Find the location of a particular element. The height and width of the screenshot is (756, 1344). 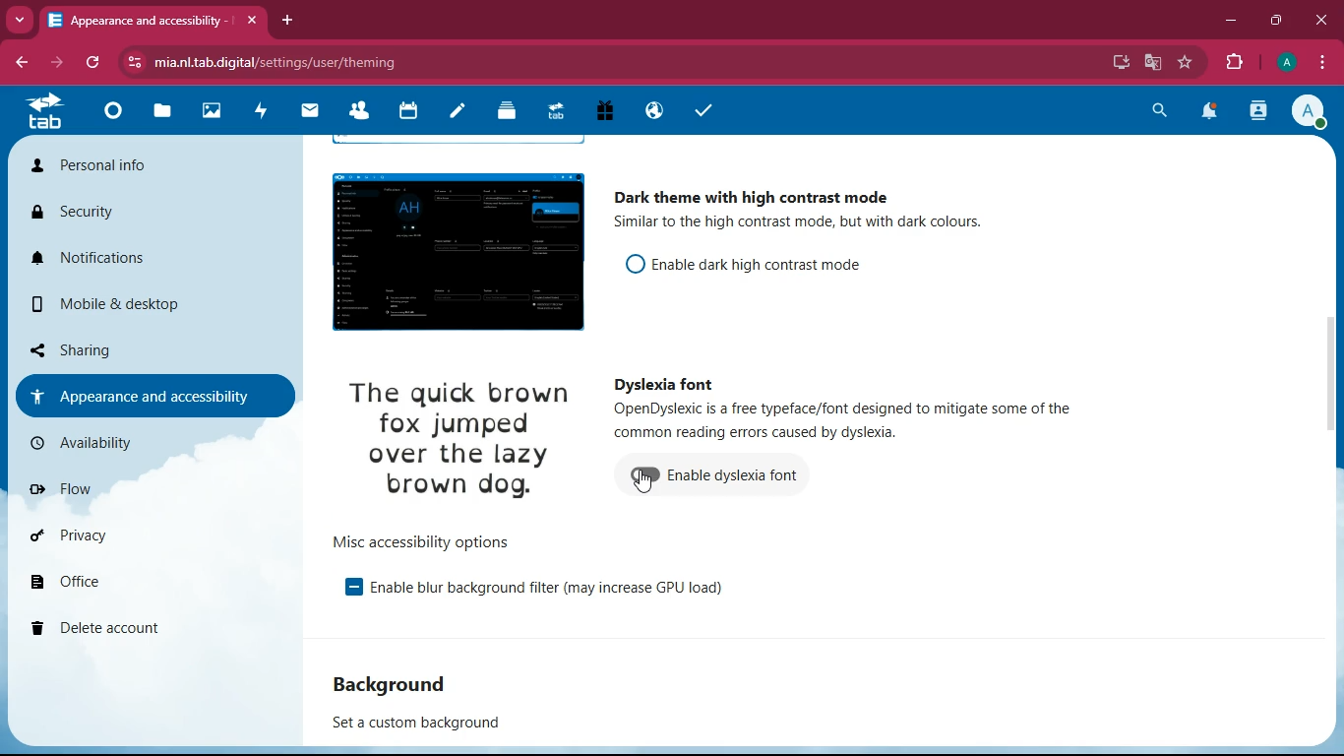

profile is located at coordinates (1286, 62).